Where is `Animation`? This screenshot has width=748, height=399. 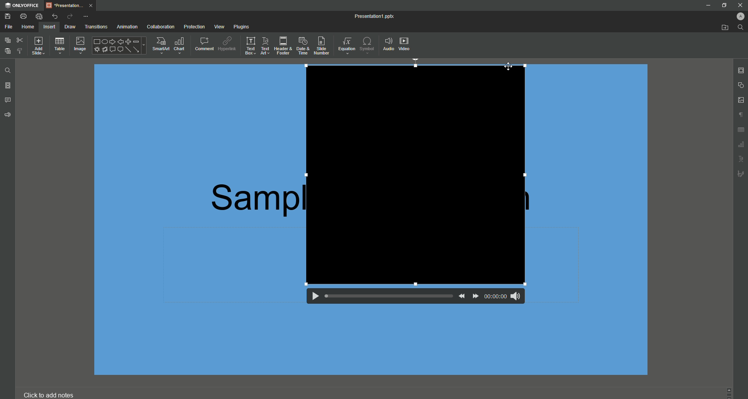 Animation is located at coordinates (127, 27).